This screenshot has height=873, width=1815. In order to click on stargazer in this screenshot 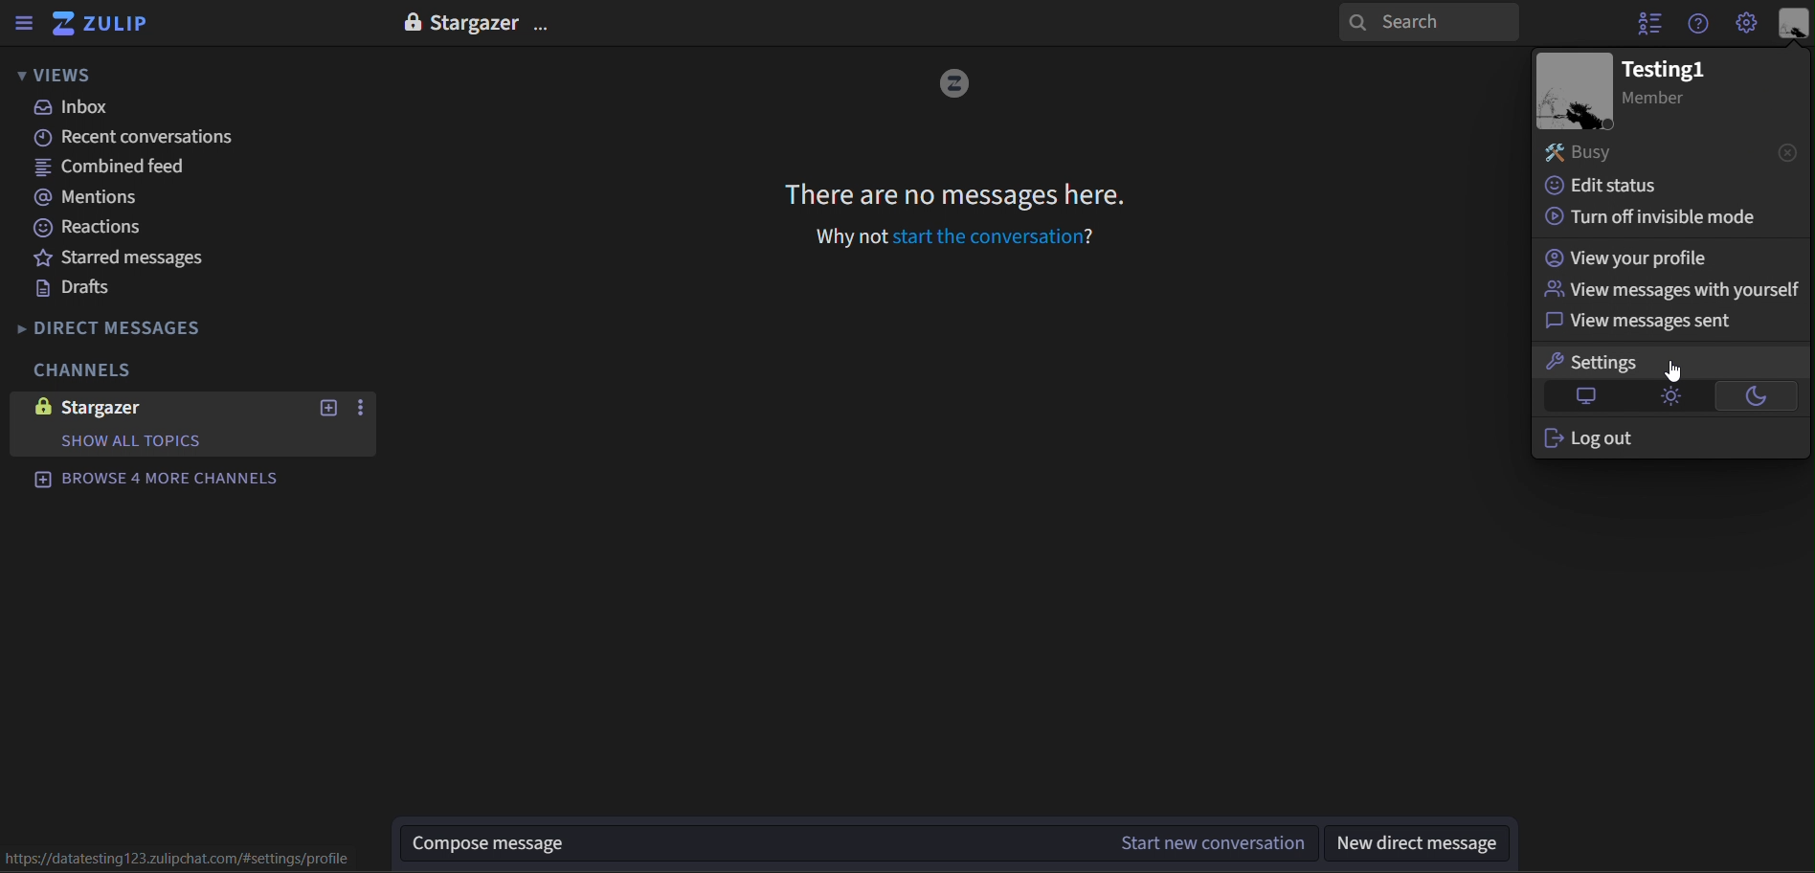, I will do `click(142, 406)`.